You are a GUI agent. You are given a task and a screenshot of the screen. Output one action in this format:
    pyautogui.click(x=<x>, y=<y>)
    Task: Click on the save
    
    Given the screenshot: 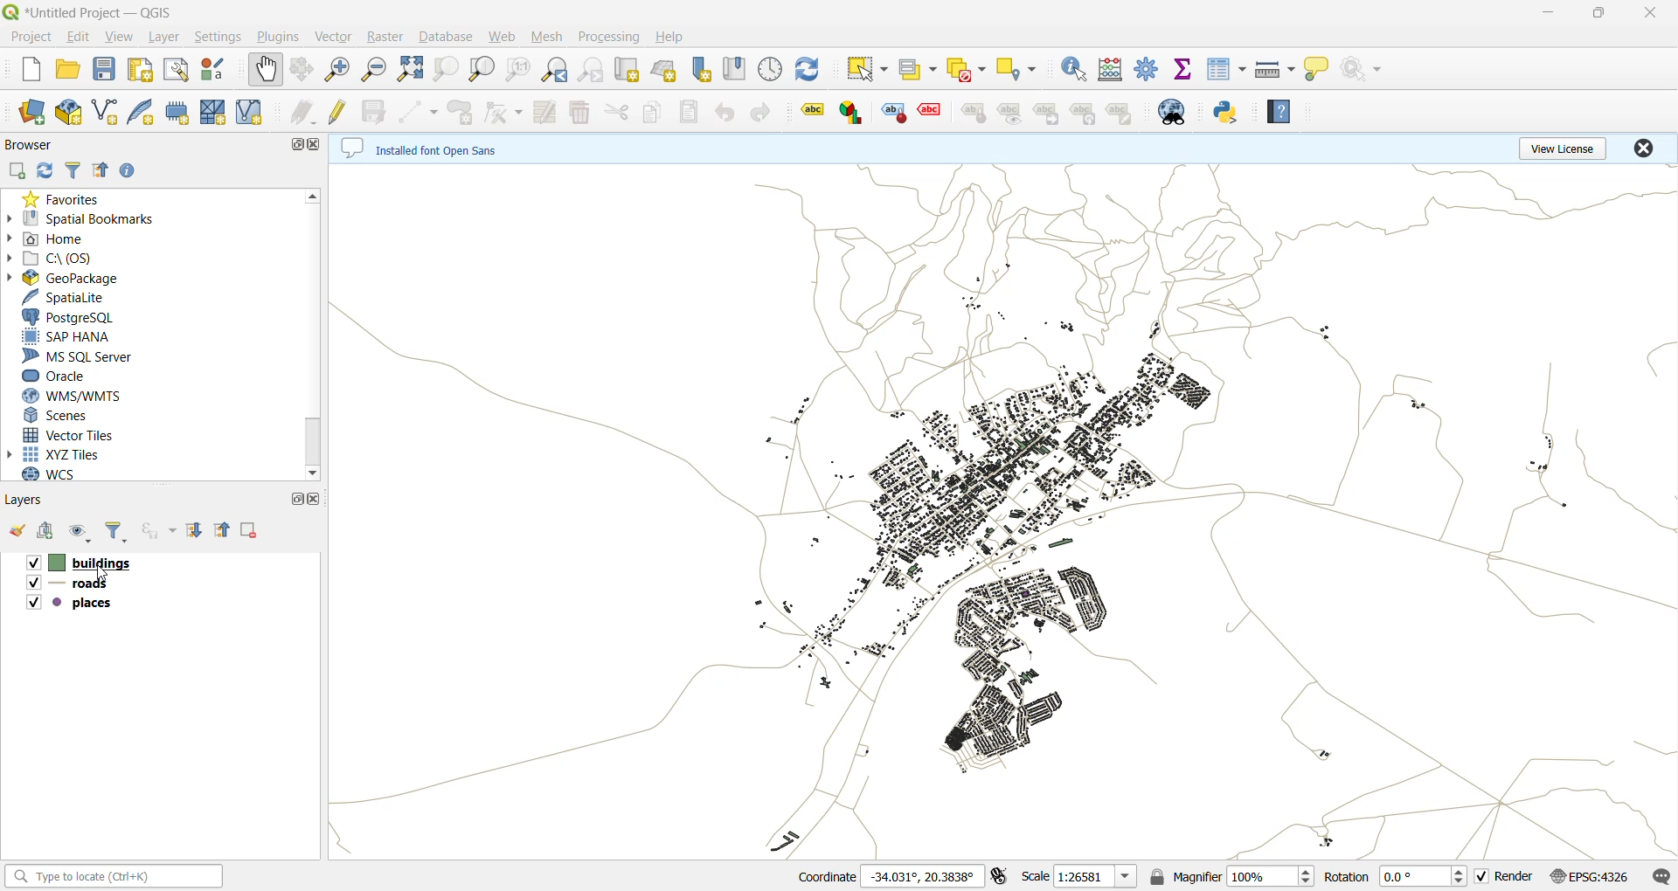 What is the action you would take?
    pyautogui.click(x=105, y=69)
    